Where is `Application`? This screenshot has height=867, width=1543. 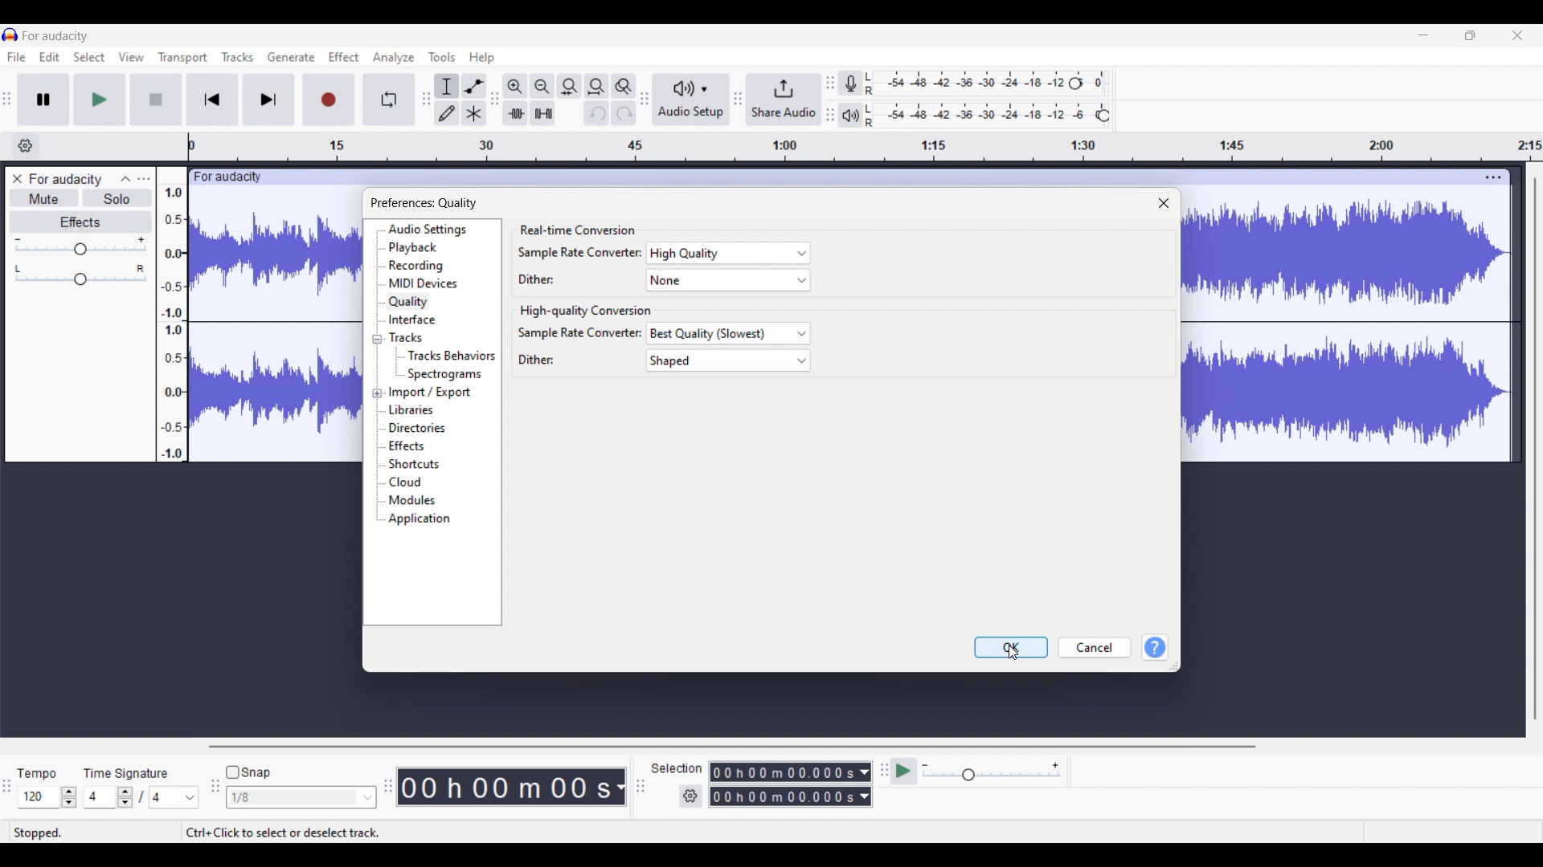
Application is located at coordinates (419, 519).